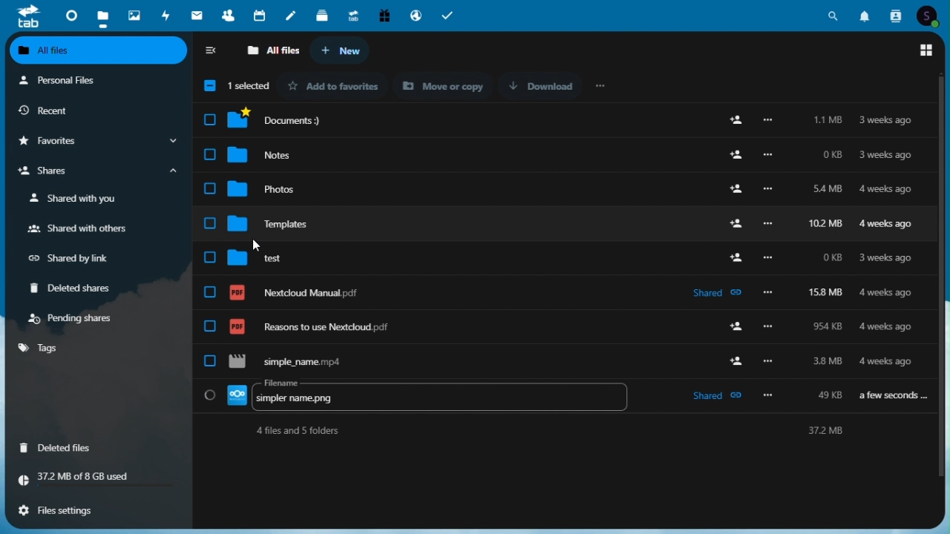 This screenshot has height=534, width=950. I want to click on Search , so click(833, 13).